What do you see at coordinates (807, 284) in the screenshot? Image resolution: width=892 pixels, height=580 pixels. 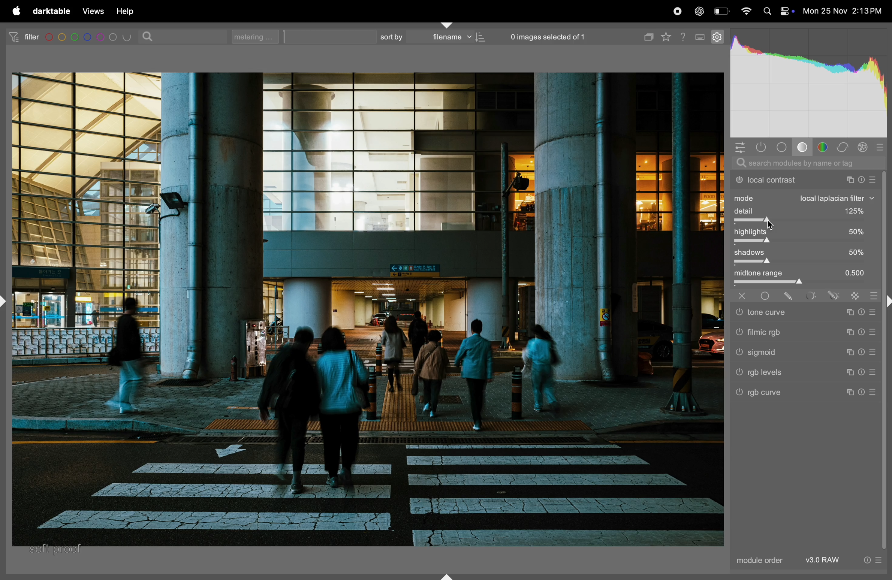 I see `toggle` at bounding box center [807, 284].